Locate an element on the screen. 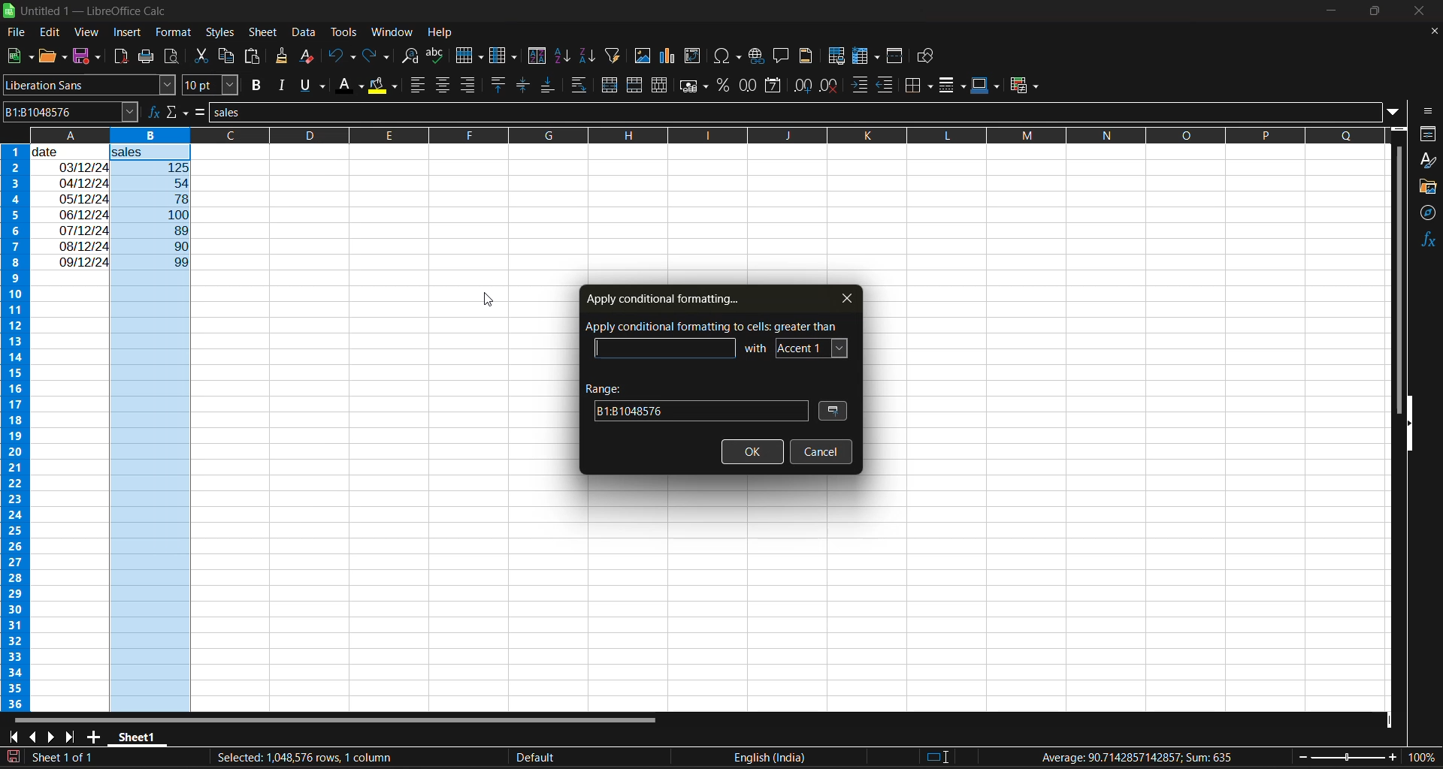  navigator is located at coordinates (1428, 216).